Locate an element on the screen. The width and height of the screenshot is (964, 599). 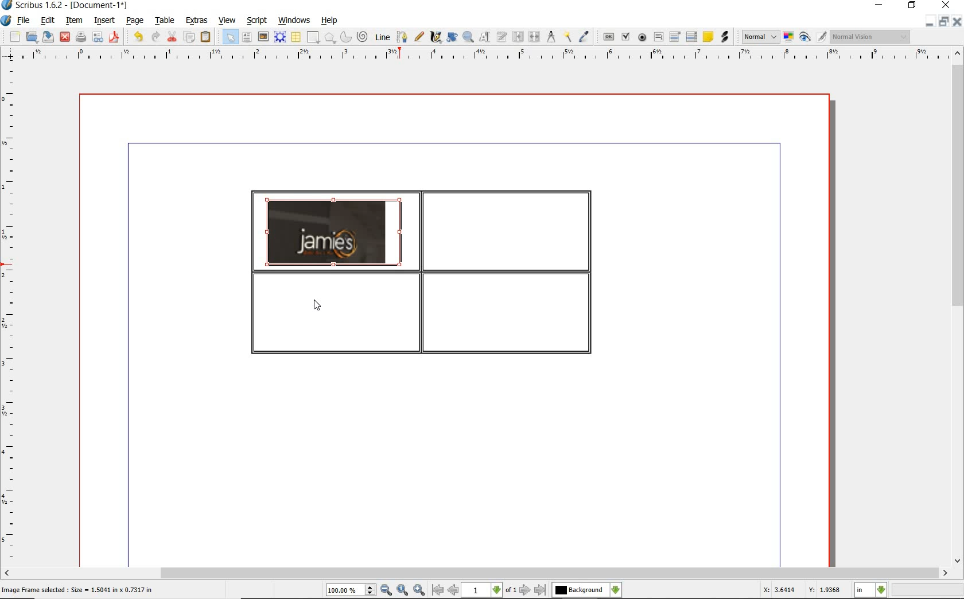
go to previous page is located at coordinates (453, 590).